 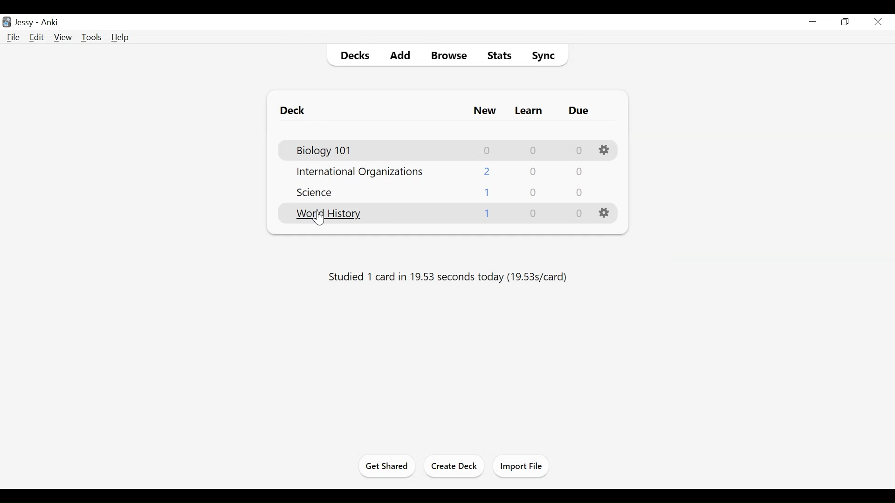 What do you see at coordinates (532, 214) in the screenshot?
I see `Learn Cards Count` at bounding box center [532, 214].